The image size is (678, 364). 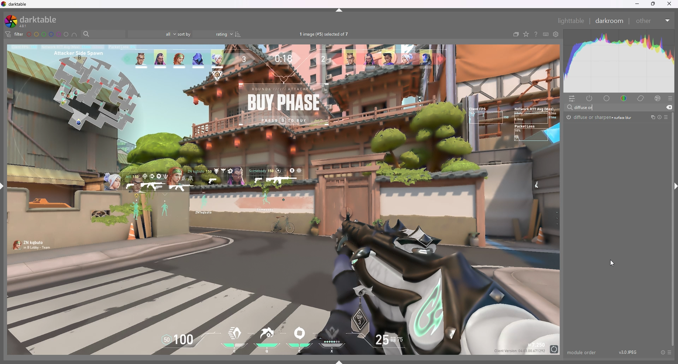 What do you see at coordinates (238, 34) in the screenshot?
I see `reverse sort order` at bounding box center [238, 34].